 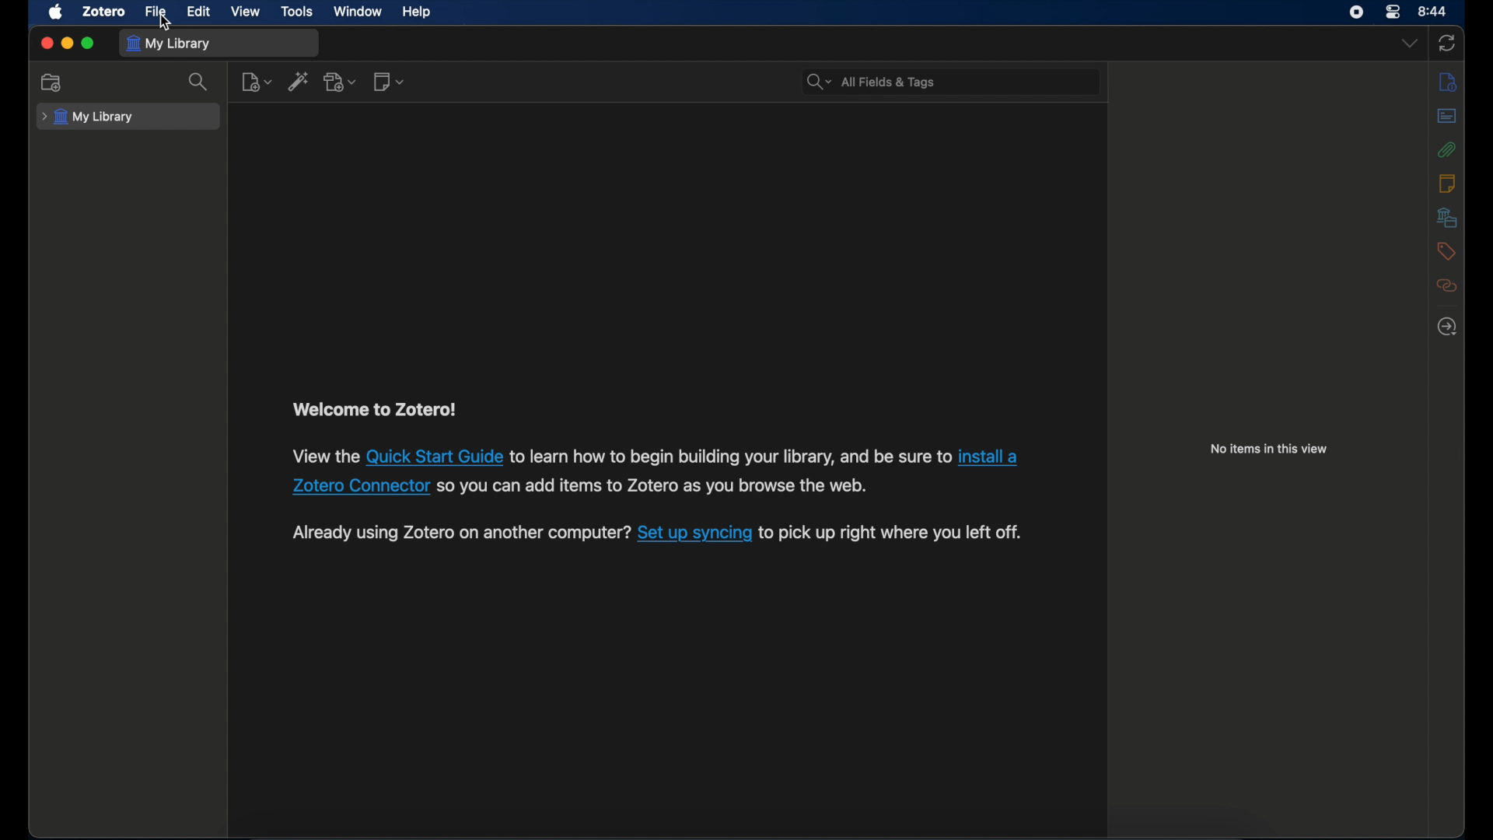 I want to click on add attachment, so click(x=341, y=82).